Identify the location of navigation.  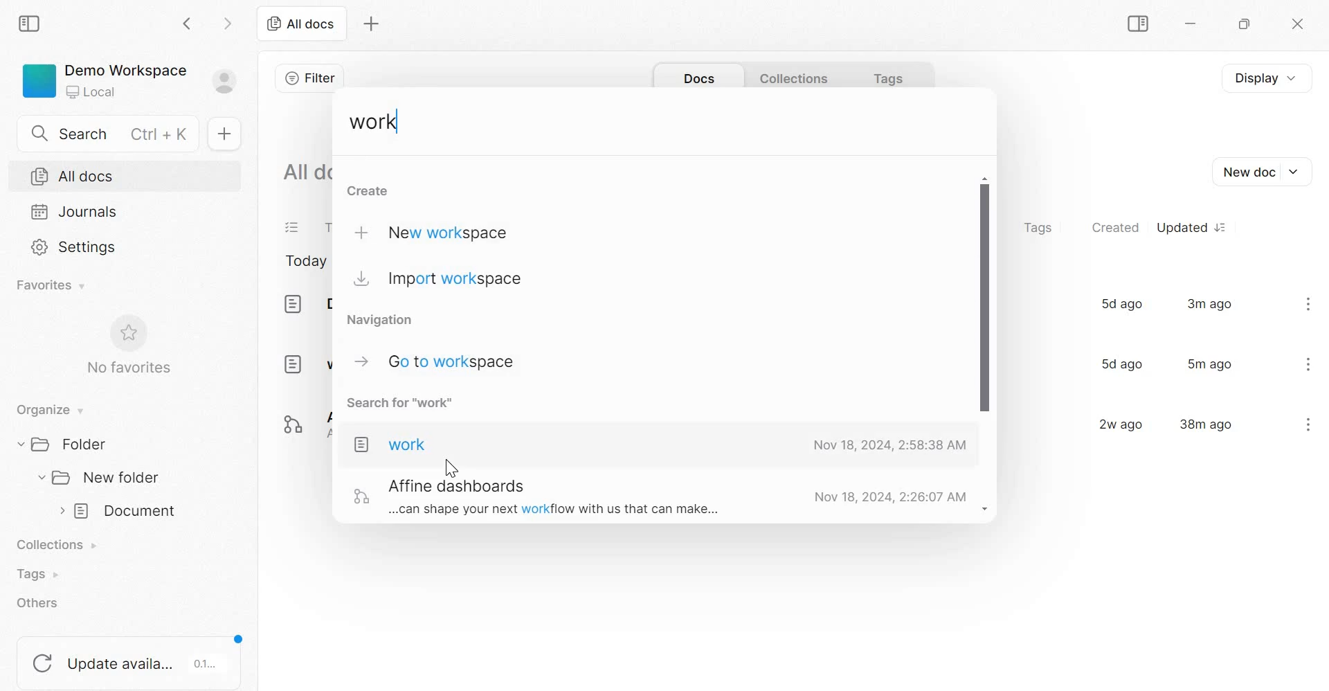
(387, 319).